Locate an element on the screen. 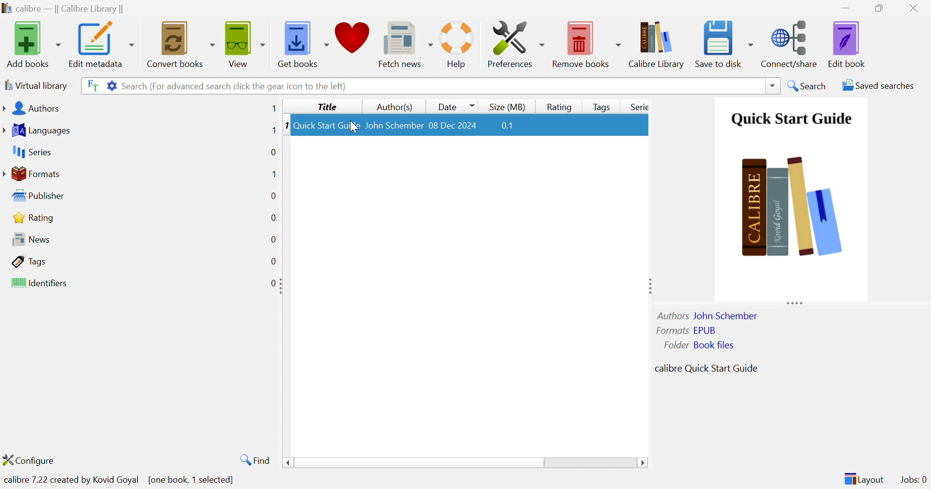 The width and height of the screenshot is (931, 489). Donate to support Calibre is located at coordinates (353, 41).